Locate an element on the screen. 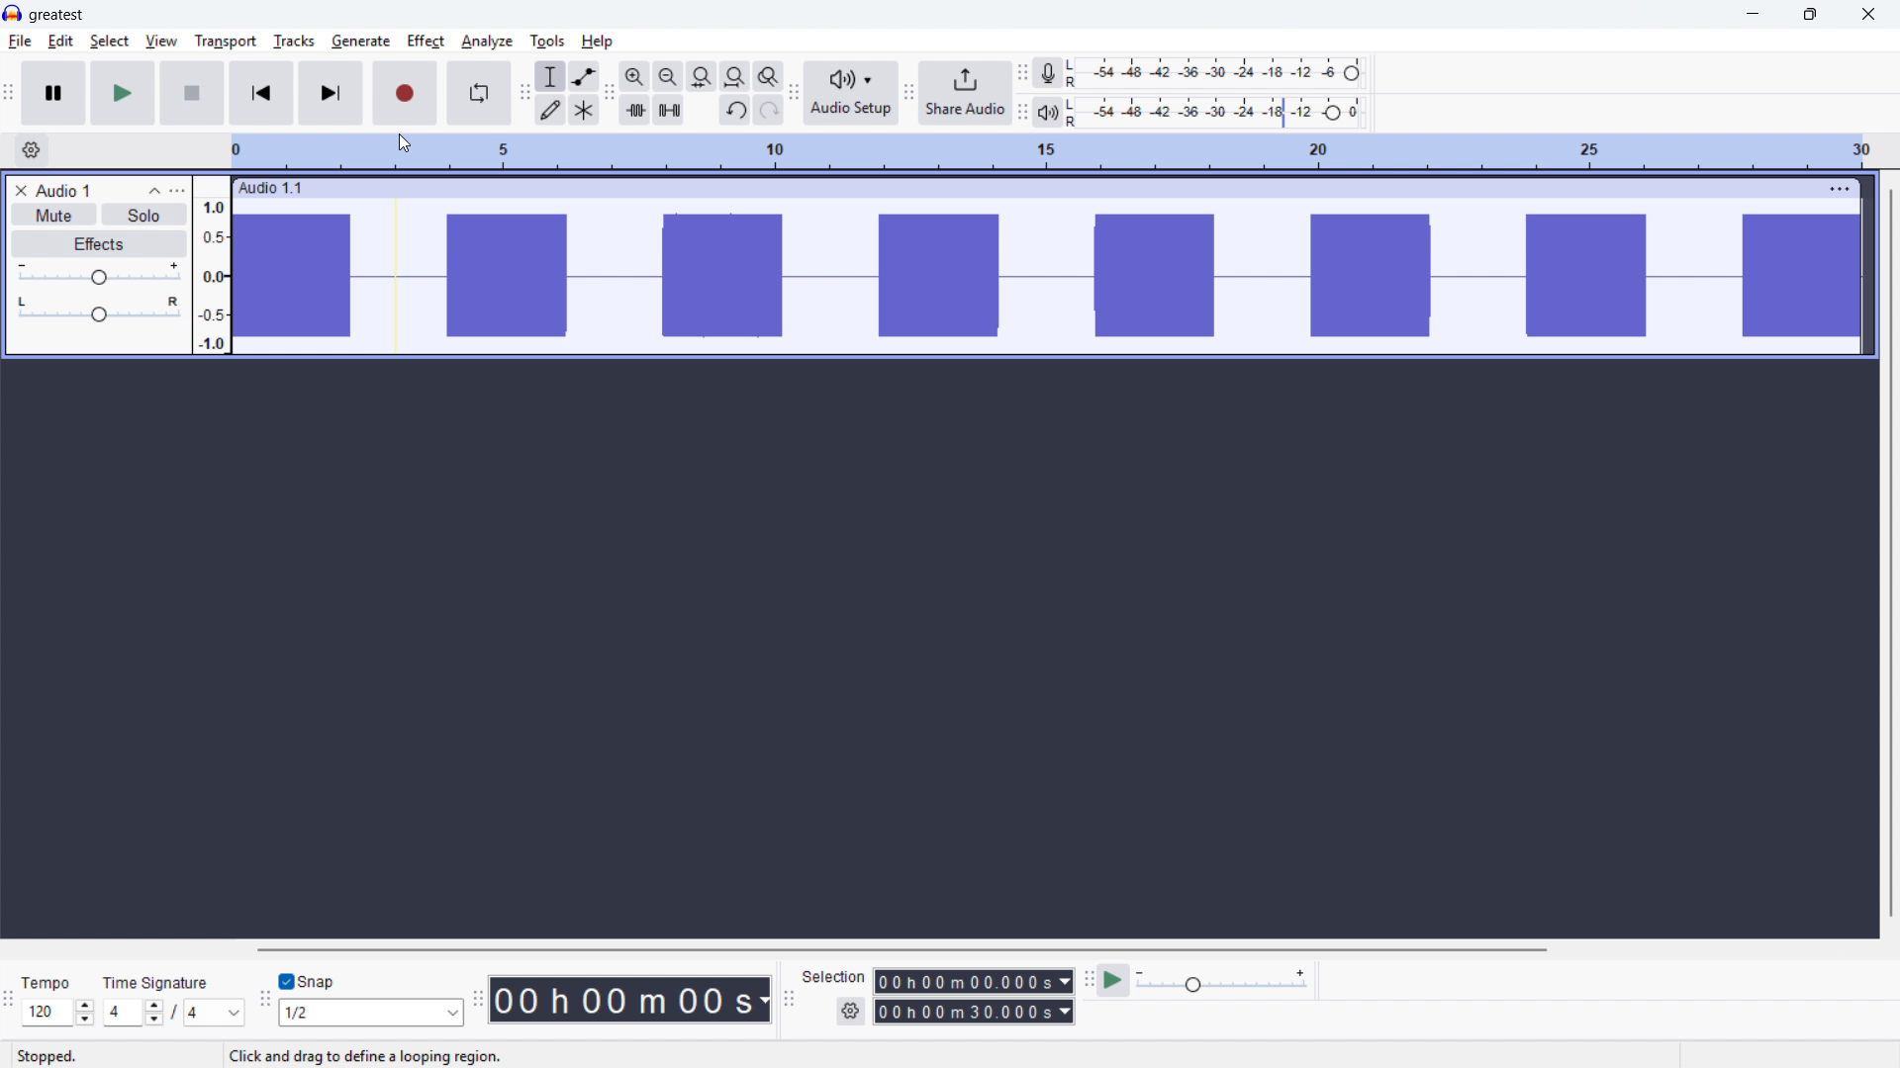 This screenshot has height=1068, width=1900. effect is located at coordinates (427, 42).